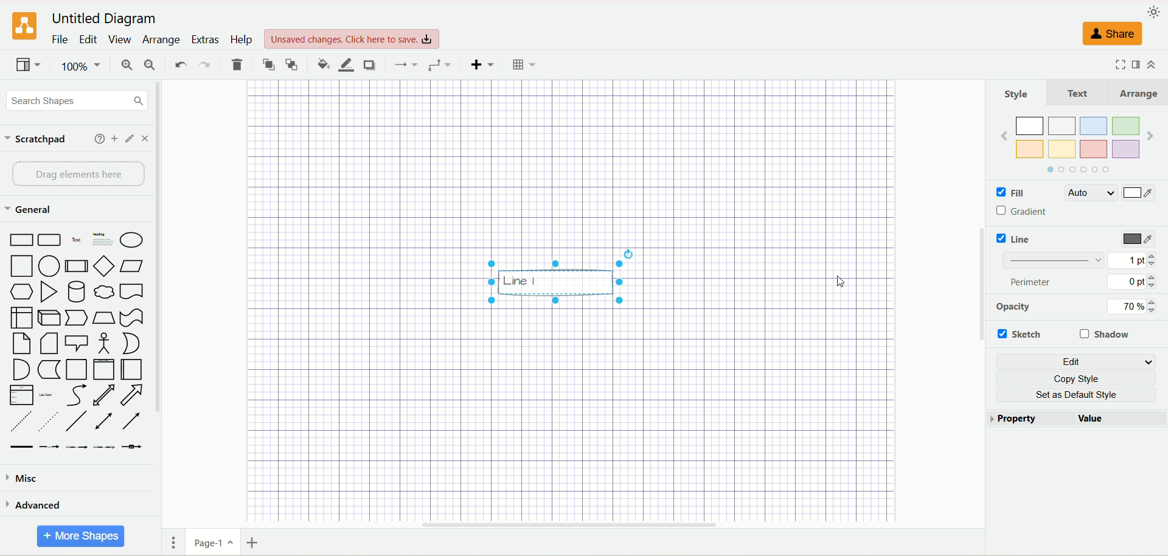  I want to click on Dotted line, so click(47, 422).